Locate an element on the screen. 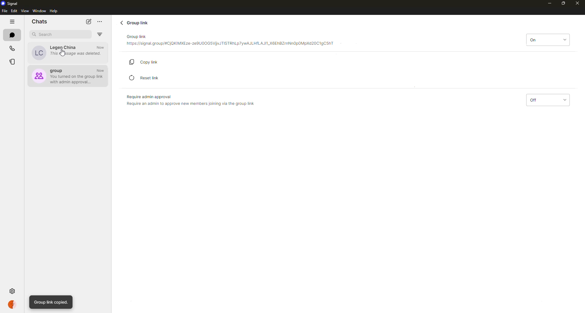 The height and width of the screenshot is (313, 585). profile is located at coordinates (13, 304).